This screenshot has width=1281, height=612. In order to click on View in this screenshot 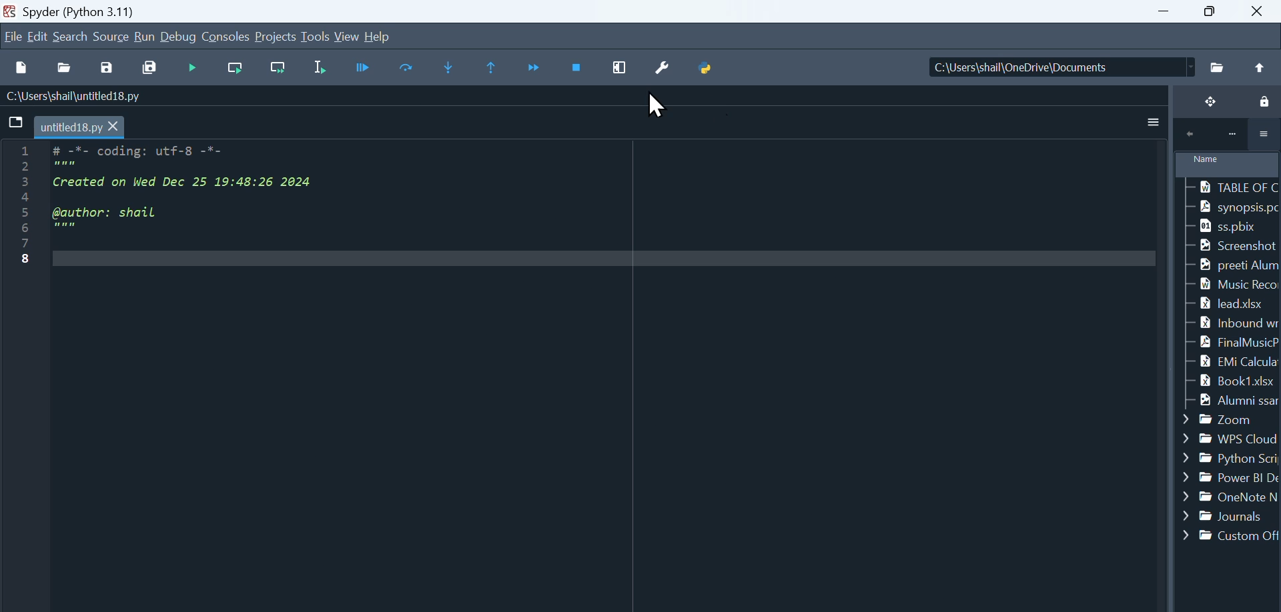, I will do `click(348, 36)`.